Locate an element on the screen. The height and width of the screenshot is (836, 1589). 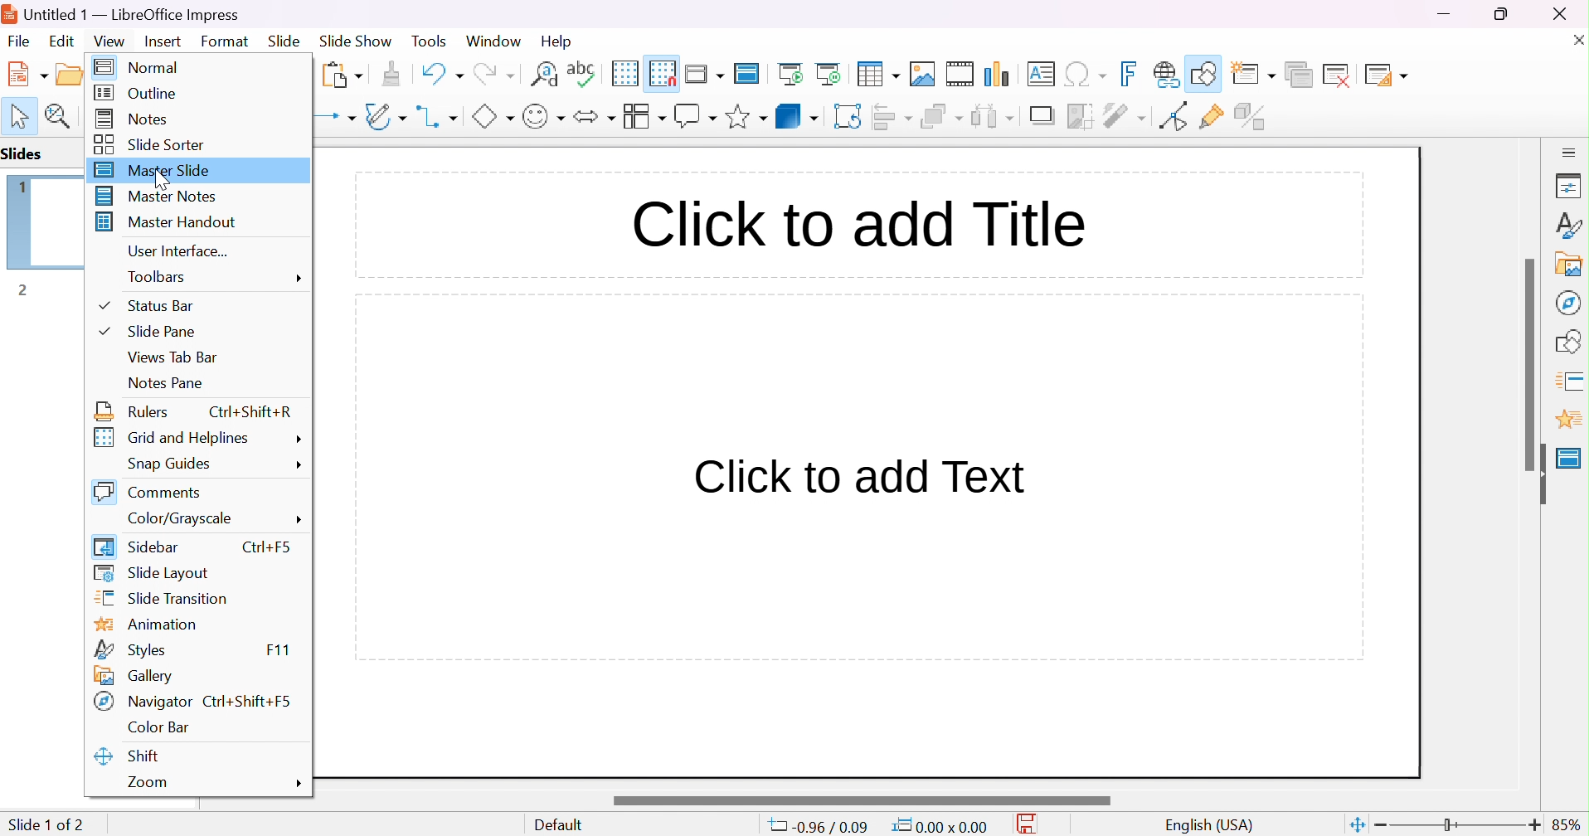
tools is located at coordinates (430, 41).